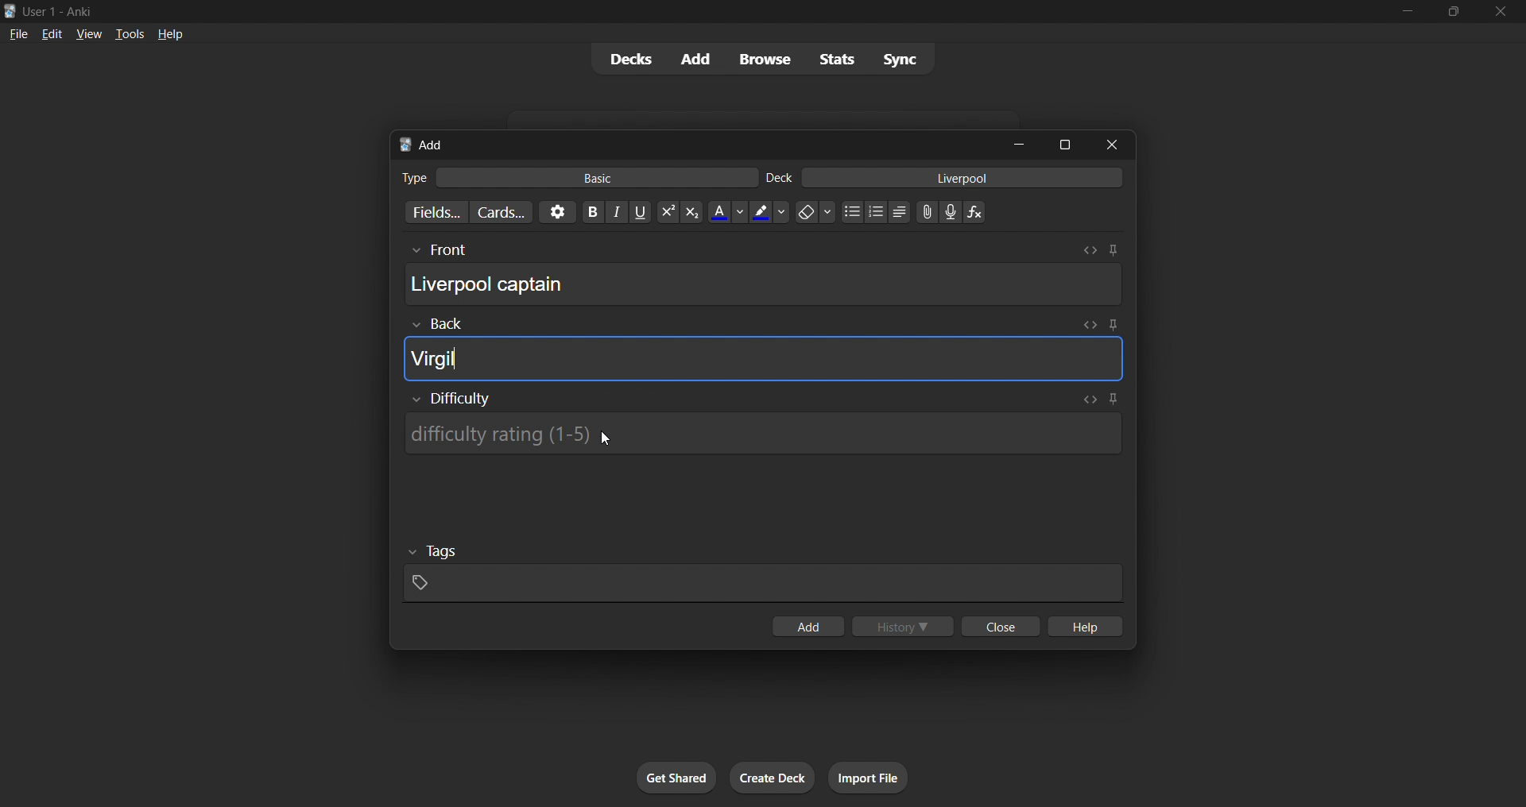 The image size is (1526, 807). Describe the element at coordinates (876, 212) in the screenshot. I see `Ordered list` at that location.